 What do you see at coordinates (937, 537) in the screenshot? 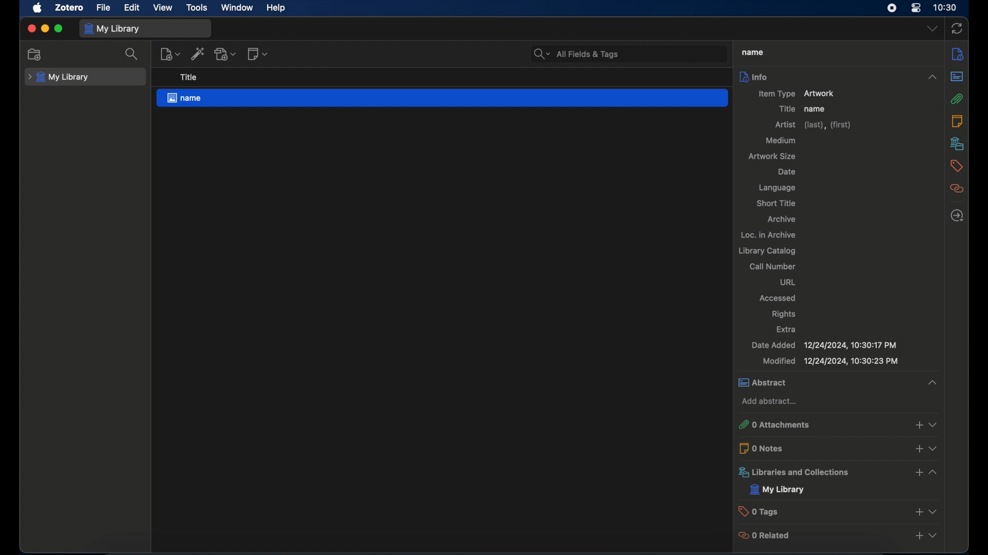
I see `expand section` at bounding box center [937, 537].